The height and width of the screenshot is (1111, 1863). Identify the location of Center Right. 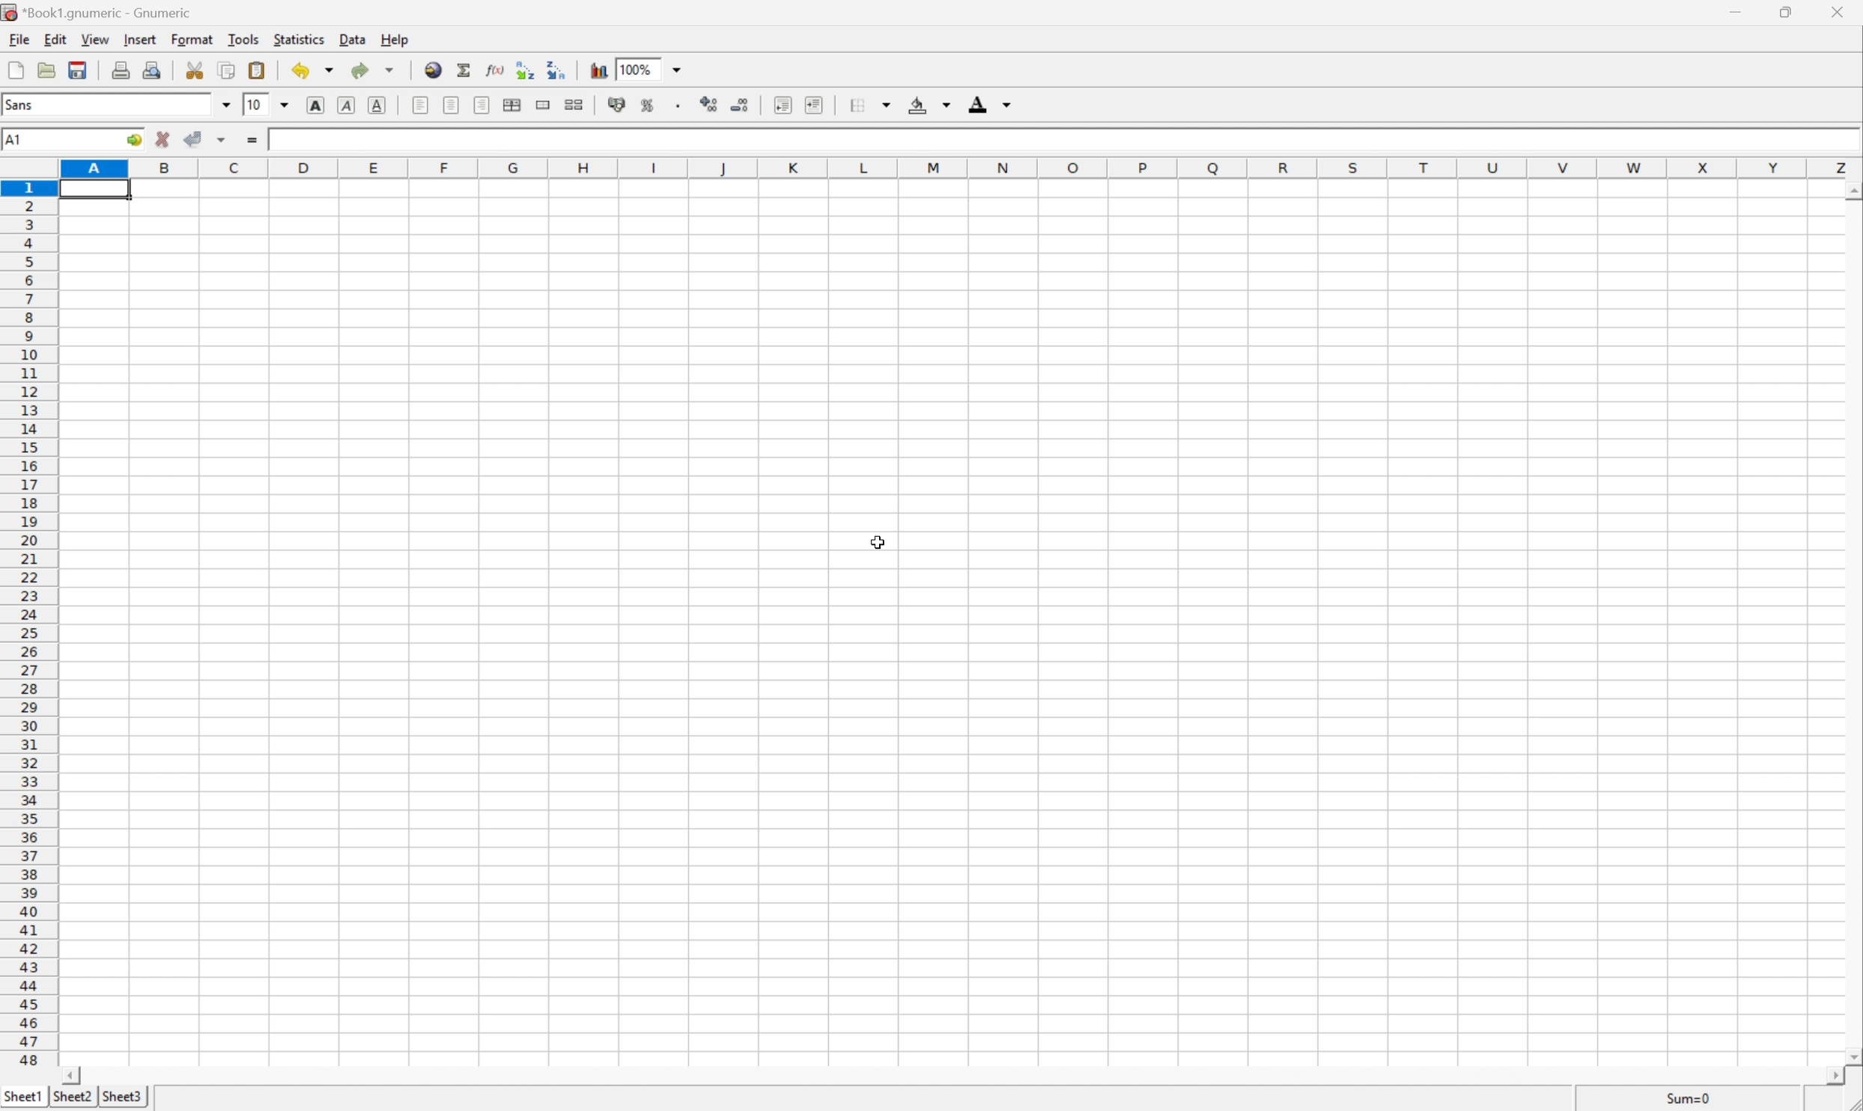
(481, 106).